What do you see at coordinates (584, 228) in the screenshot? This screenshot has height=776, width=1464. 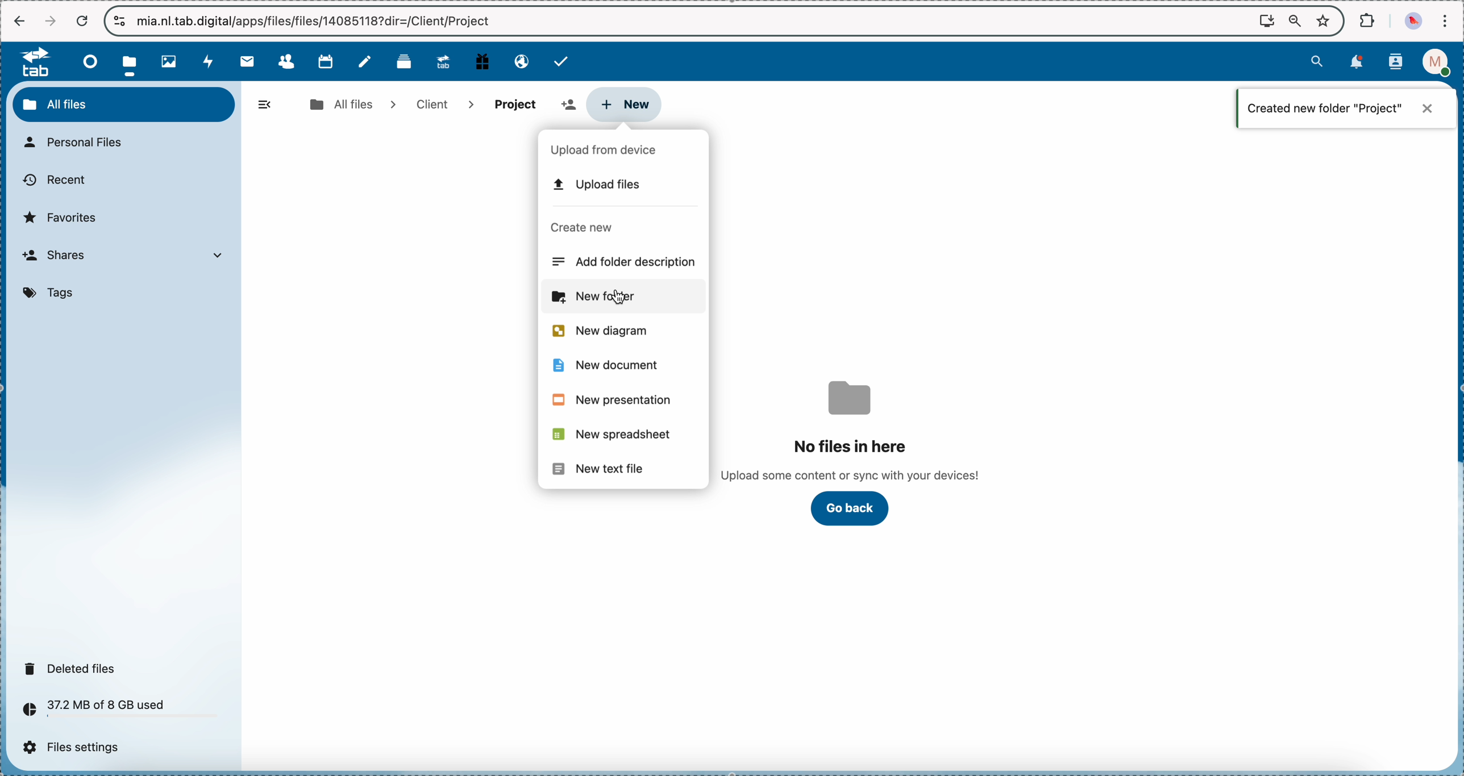 I see `create new` at bounding box center [584, 228].